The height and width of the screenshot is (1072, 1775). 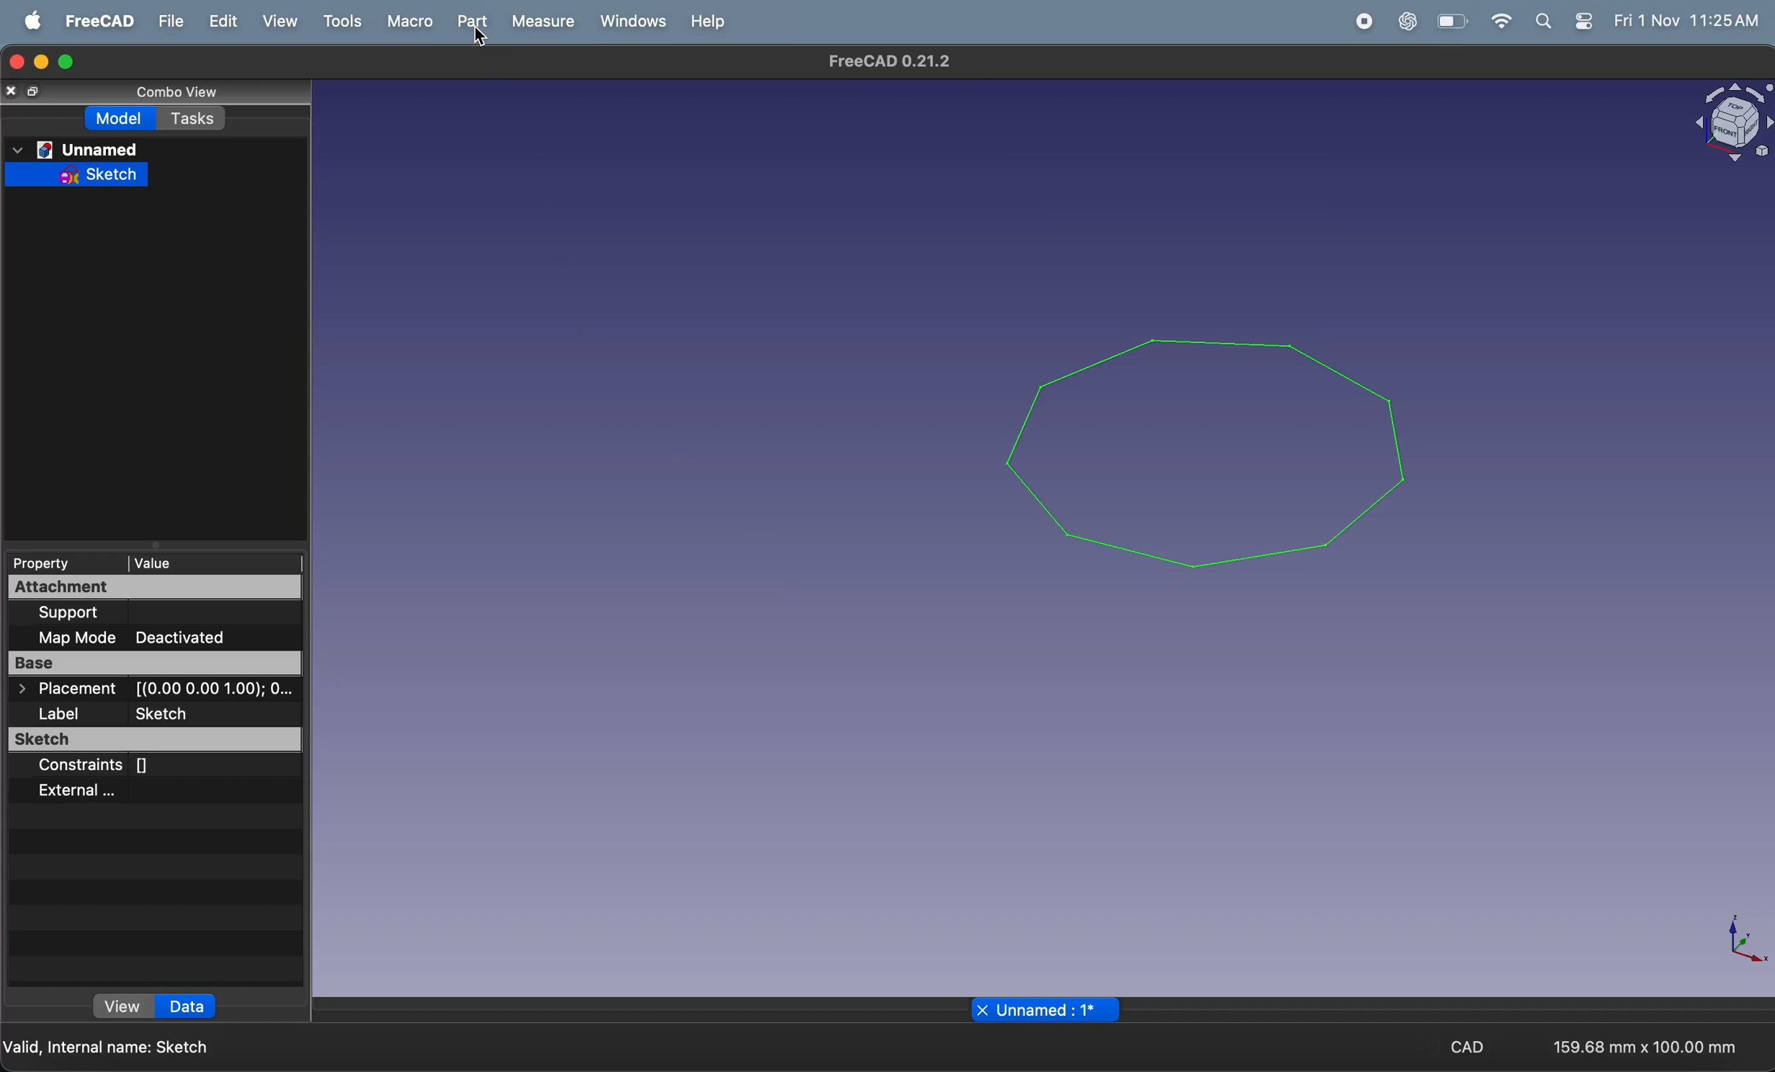 I want to click on closing window, so click(x=16, y=63).